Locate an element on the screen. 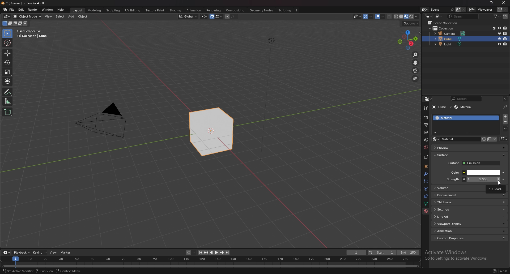 The image size is (510, 274). mode is located at coordinates (14, 24).